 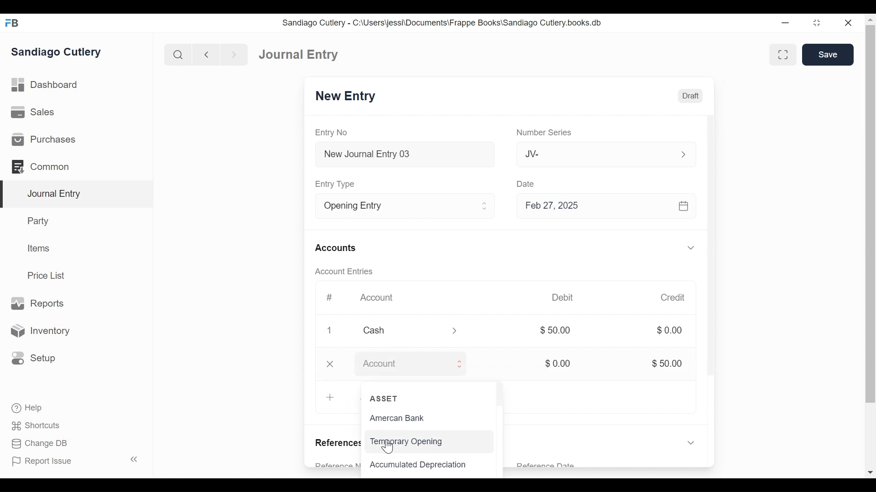 I want to click on Report Issue, so click(x=42, y=461).